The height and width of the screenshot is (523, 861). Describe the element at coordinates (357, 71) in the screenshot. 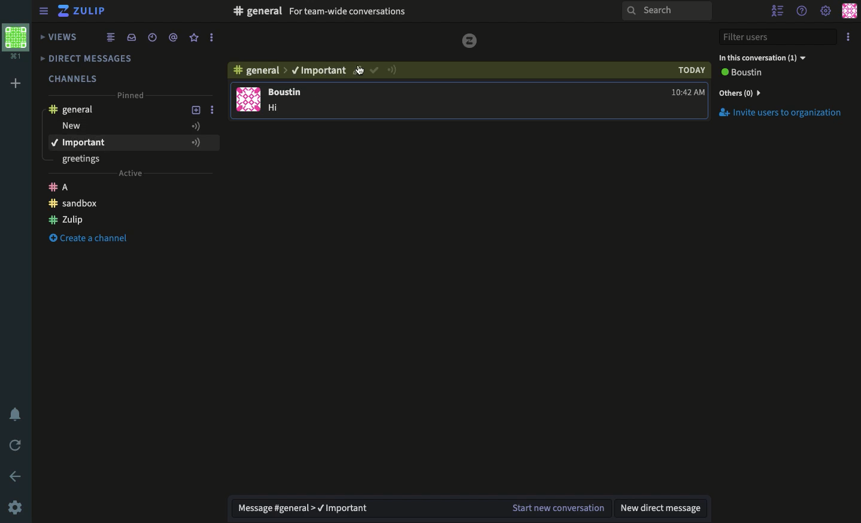

I see `cursor` at that location.